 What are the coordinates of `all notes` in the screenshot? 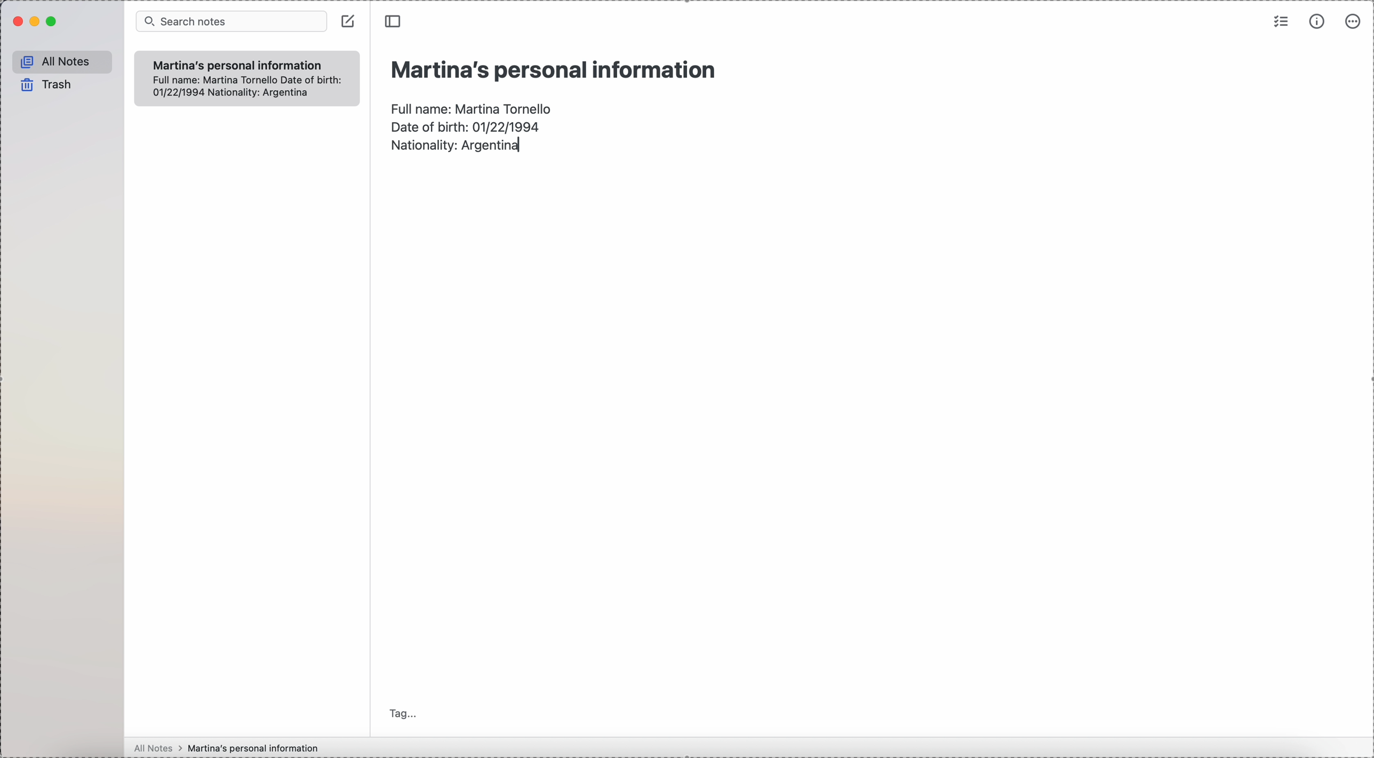 It's located at (61, 61).